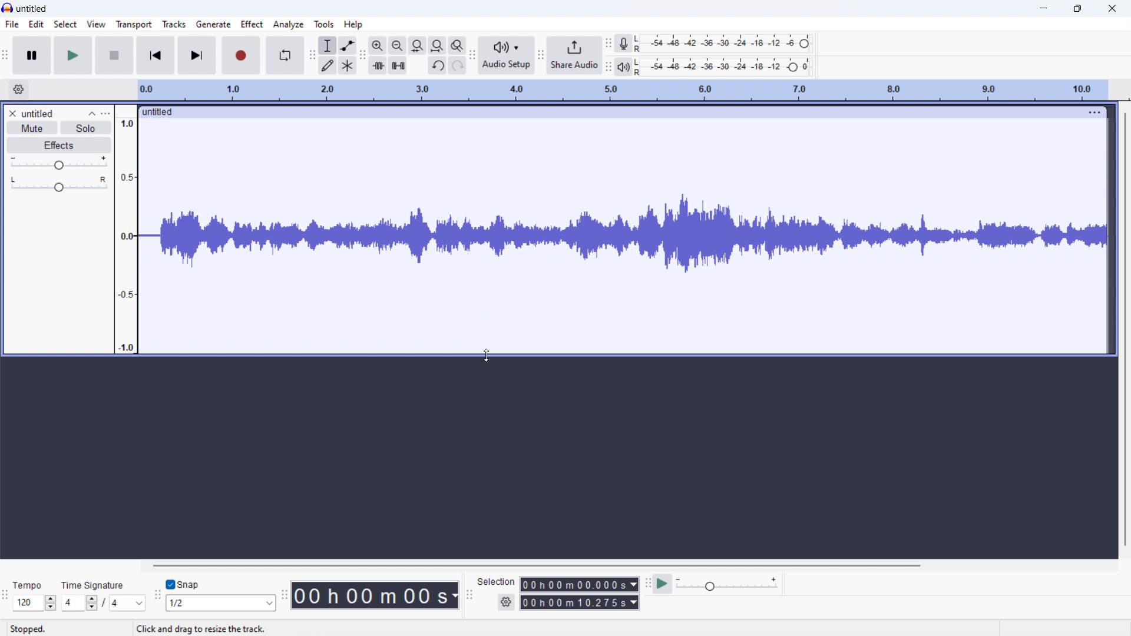 The height and width of the screenshot is (636, 1131). What do you see at coordinates (417, 46) in the screenshot?
I see `fit selection to width` at bounding box center [417, 46].